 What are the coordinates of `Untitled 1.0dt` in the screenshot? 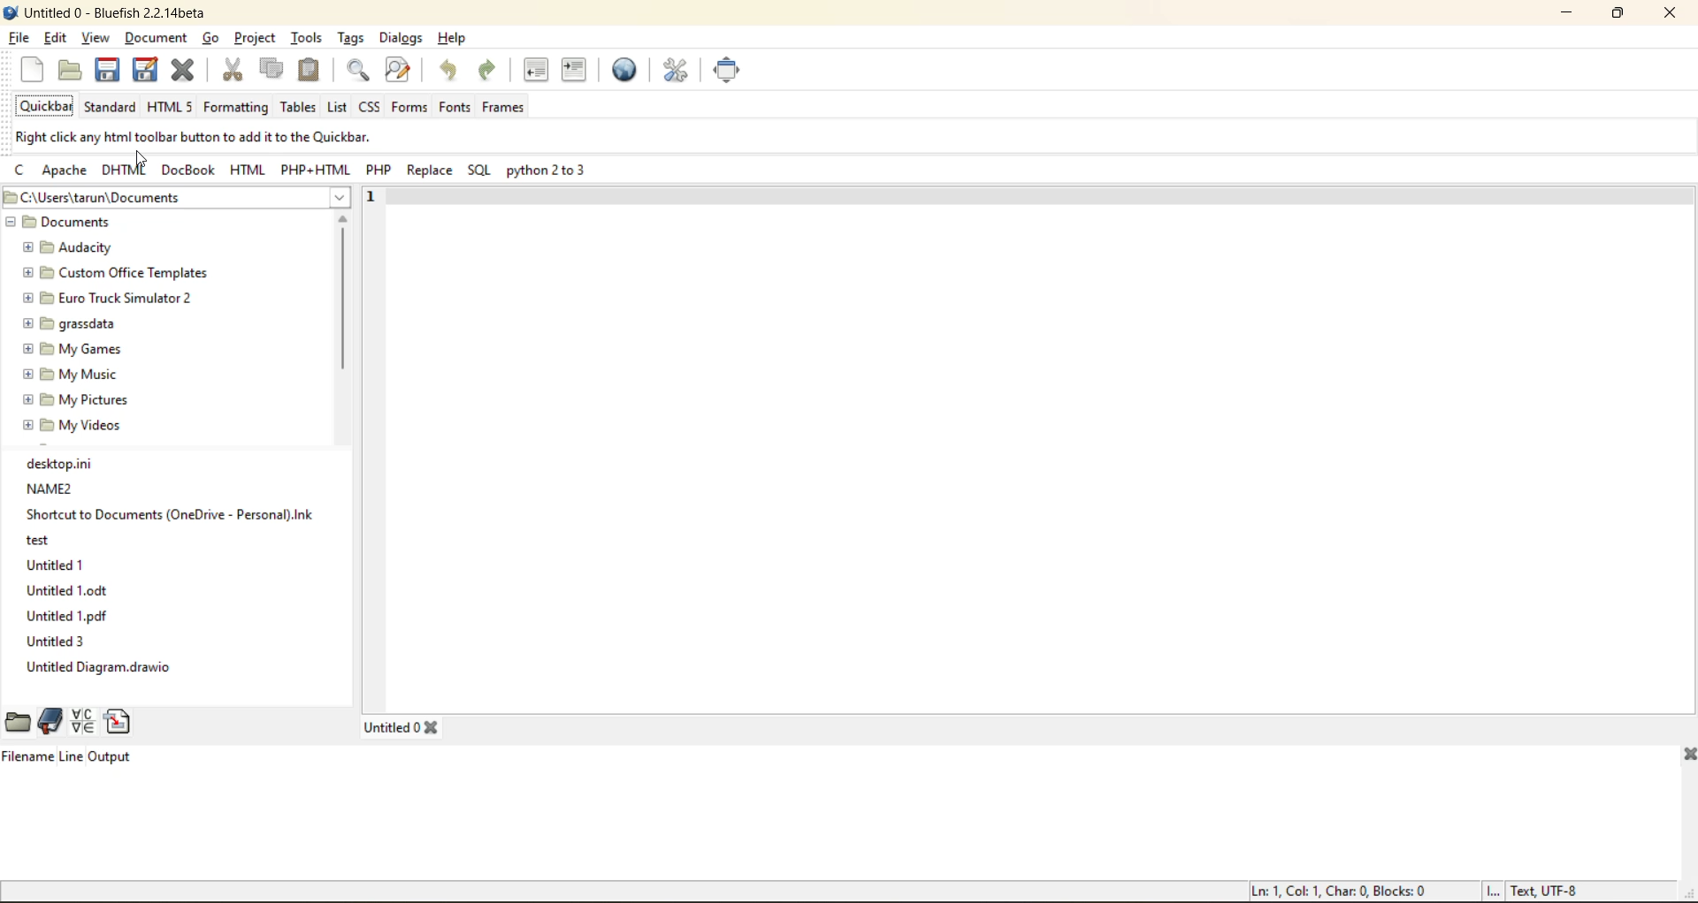 It's located at (72, 594).